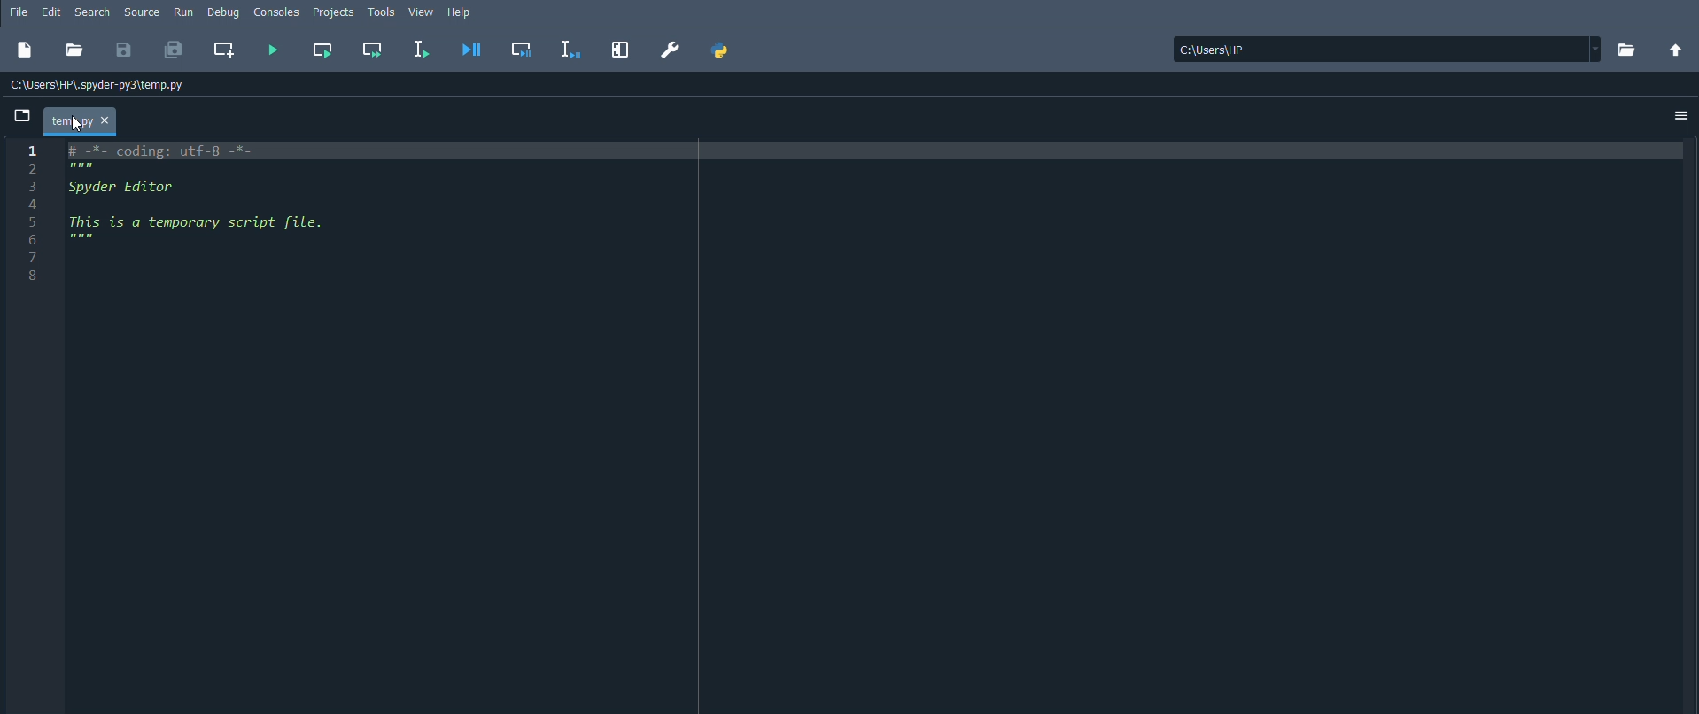 The image size is (1699, 714). I want to click on Save all files, so click(175, 49).